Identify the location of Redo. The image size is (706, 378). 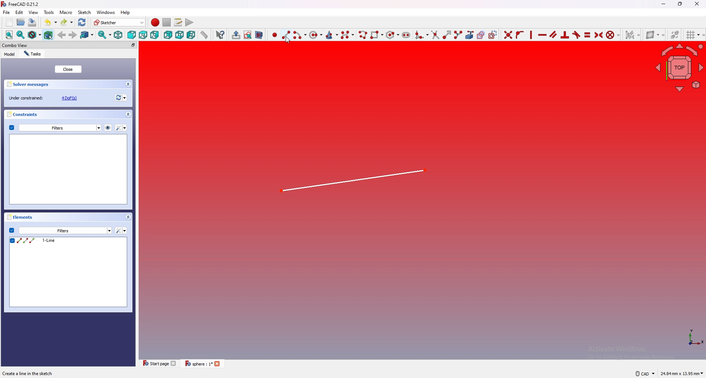
(66, 22).